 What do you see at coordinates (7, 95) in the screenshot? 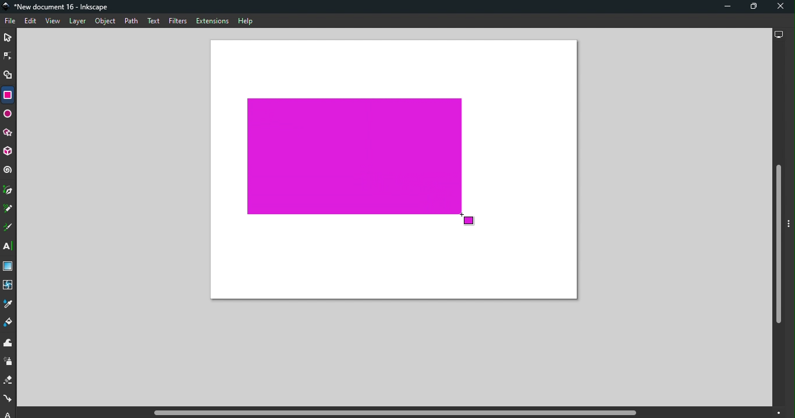
I see `Rectangle tool` at bounding box center [7, 95].